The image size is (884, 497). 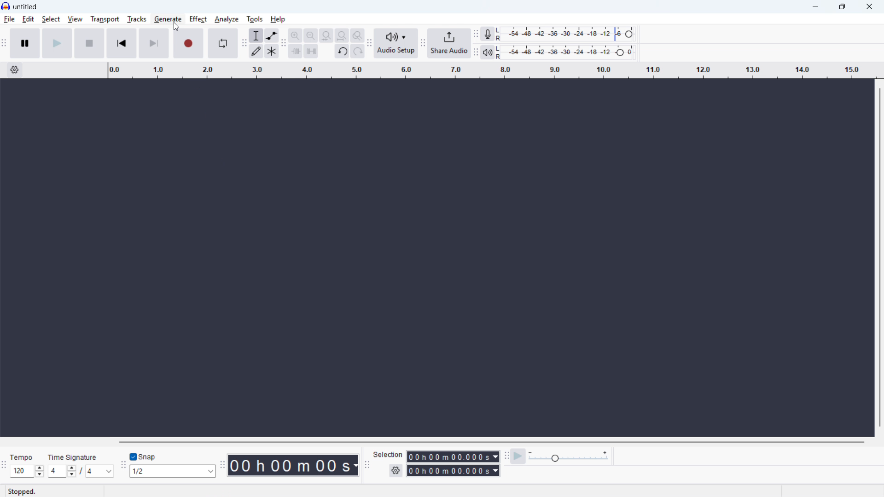 What do you see at coordinates (244, 44) in the screenshot?
I see `Tools toolbar ` at bounding box center [244, 44].